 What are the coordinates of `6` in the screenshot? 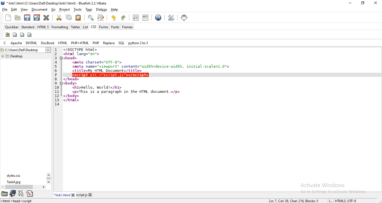 It's located at (56, 71).